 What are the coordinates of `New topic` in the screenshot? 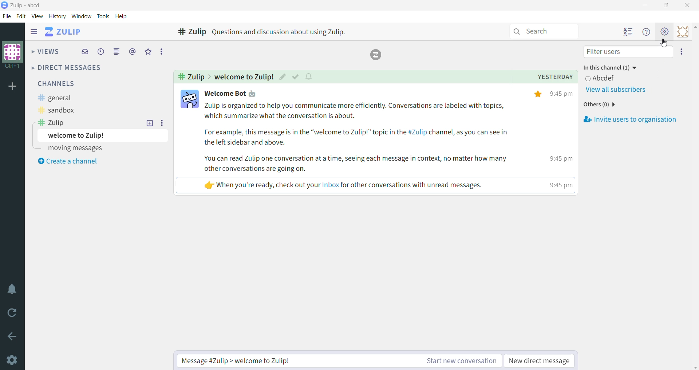 It's located at (150, 123).